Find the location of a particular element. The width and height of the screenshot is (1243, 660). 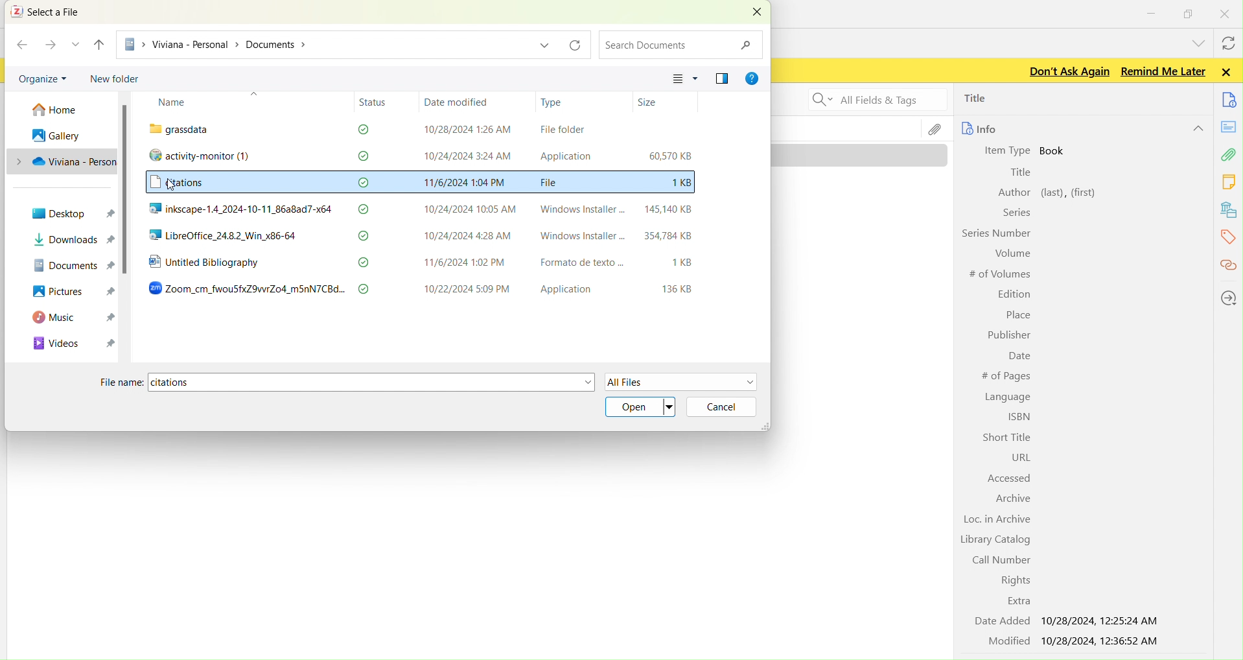

citations is located at coordinates (1229, 266).